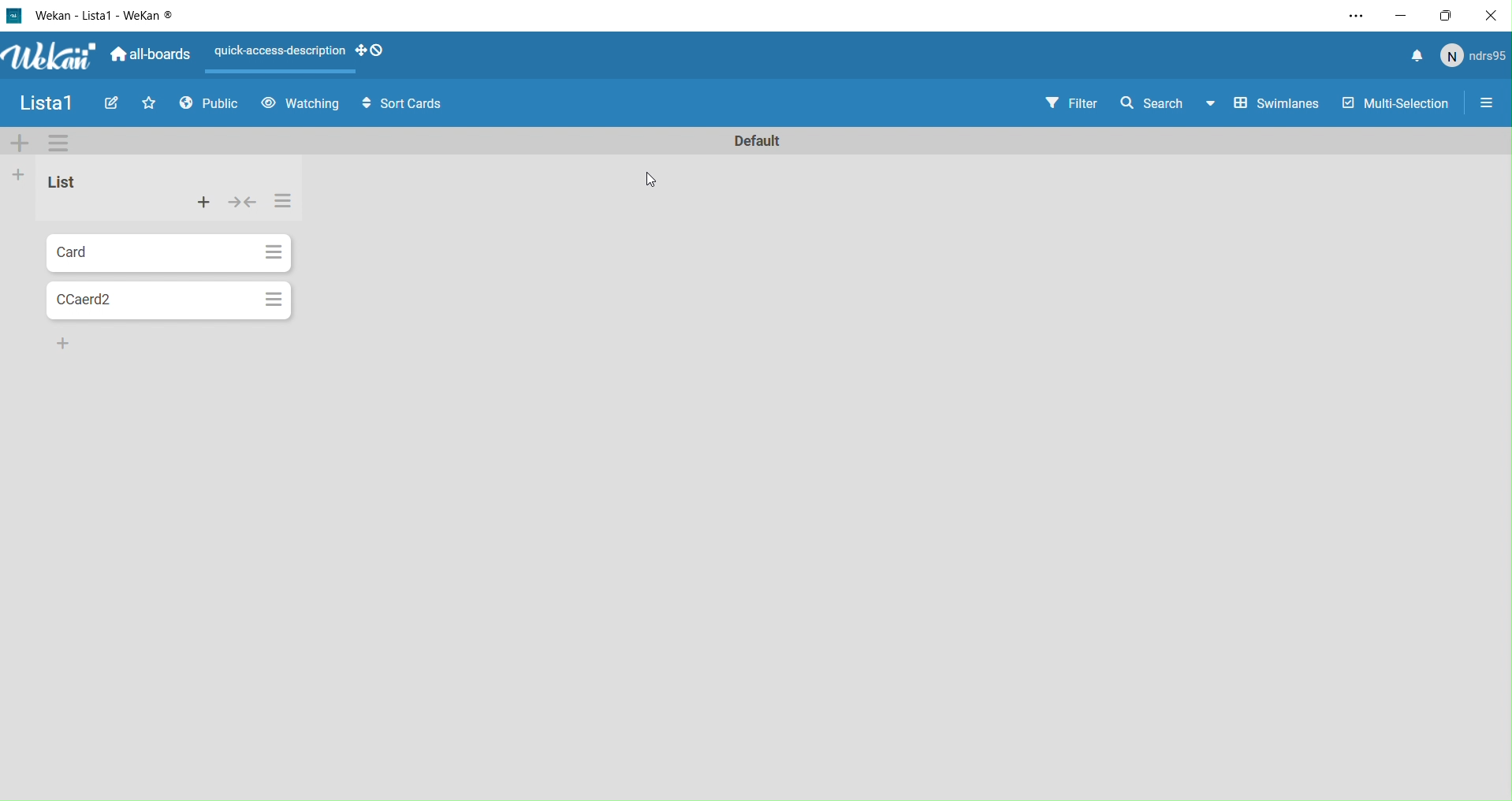  What do you see at coordinates (1163, 101) in the screenshot?
I see `Search` at bounding box center [1163, 101].